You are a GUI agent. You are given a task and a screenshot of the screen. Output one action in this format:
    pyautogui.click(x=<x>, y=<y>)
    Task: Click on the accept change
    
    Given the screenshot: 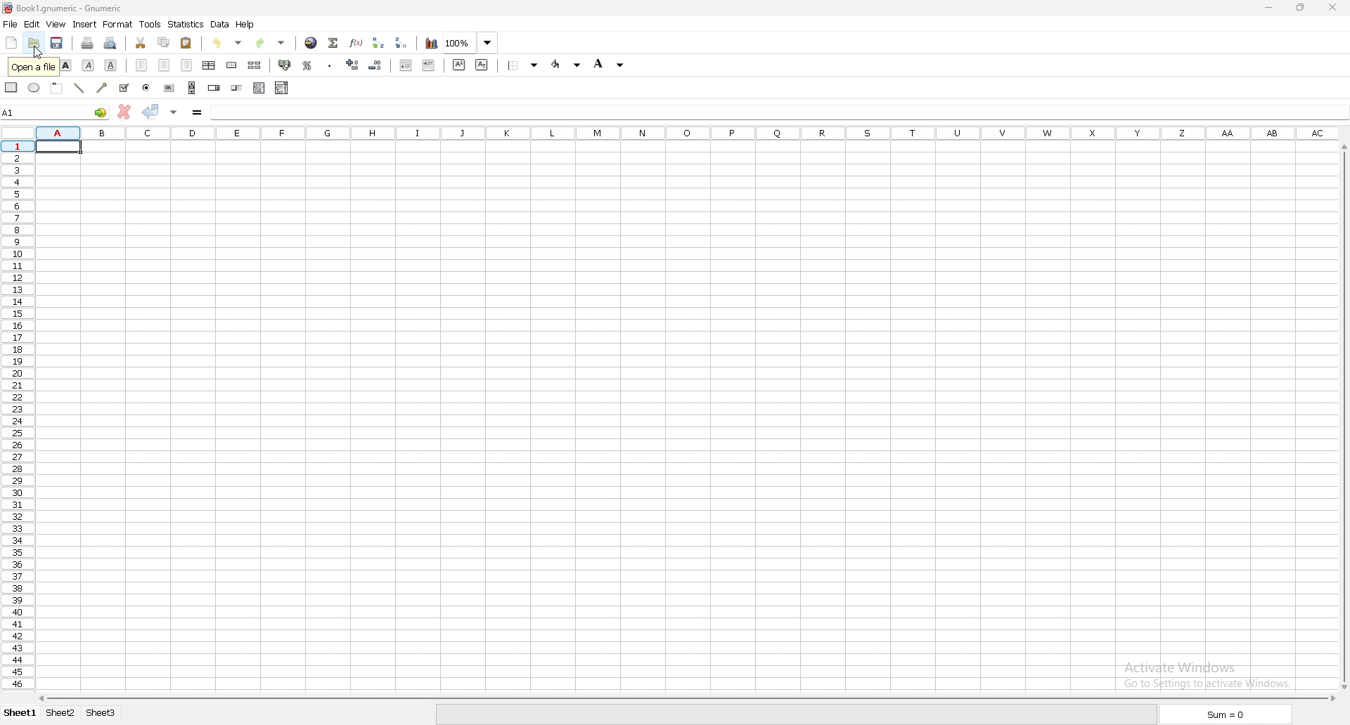 What is the action you would take?
    pyautogui.click(x=150, y=111)
    